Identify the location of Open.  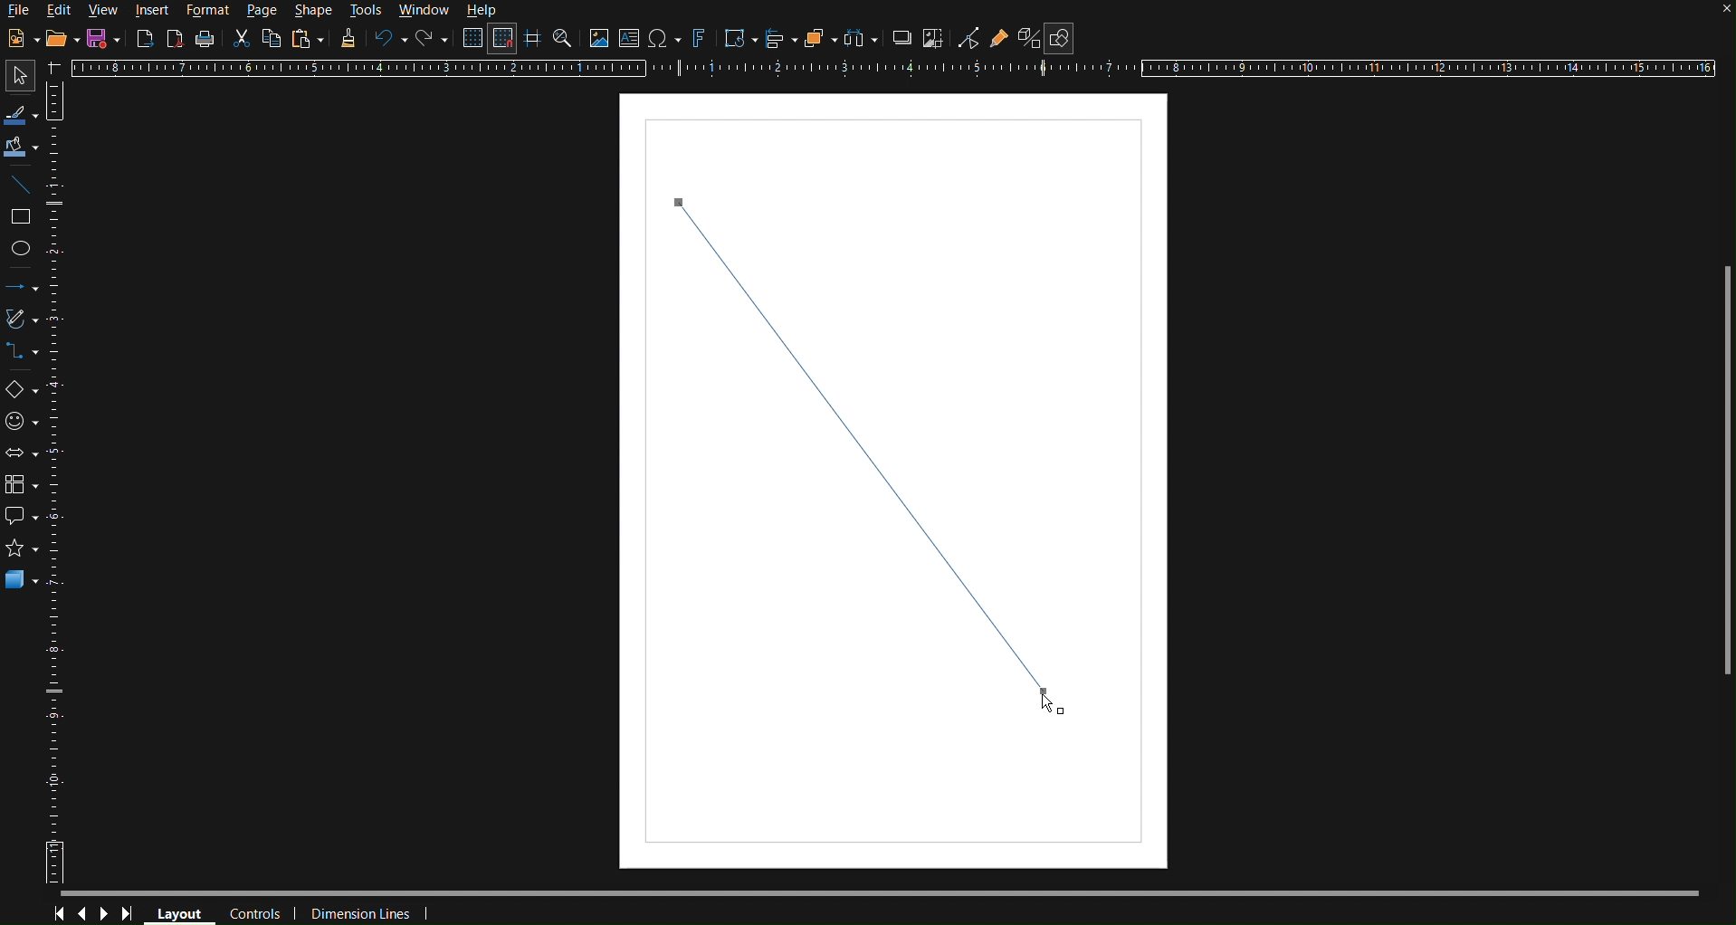
(58, 39).